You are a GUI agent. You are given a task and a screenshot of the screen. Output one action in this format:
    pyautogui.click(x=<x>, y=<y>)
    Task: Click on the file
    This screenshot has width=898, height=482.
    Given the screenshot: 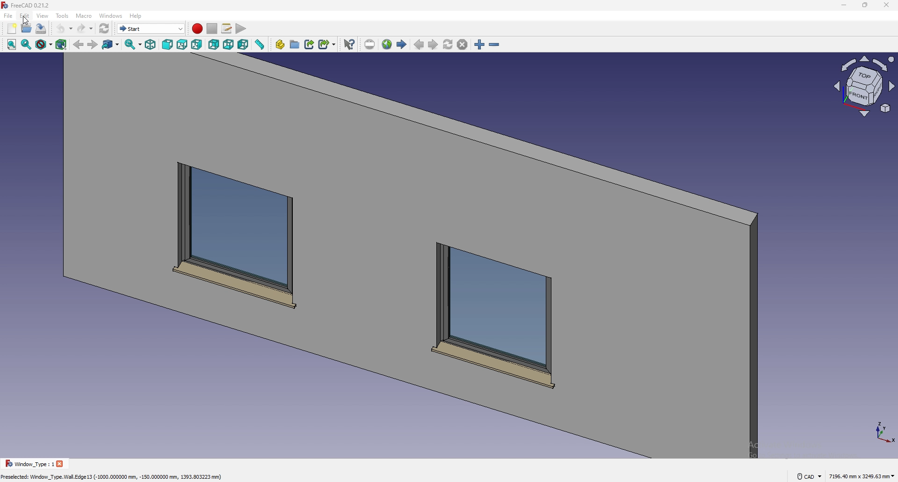 What is the action you would take?
    pyautogui.click(x=8, y=16)
    